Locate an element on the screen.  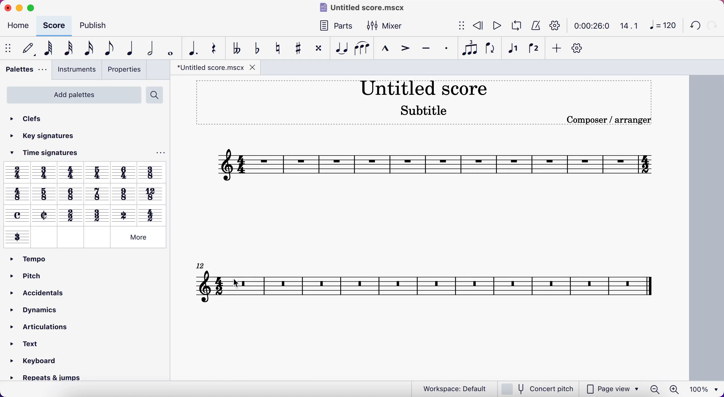
 is located at coordinates (70, 215).